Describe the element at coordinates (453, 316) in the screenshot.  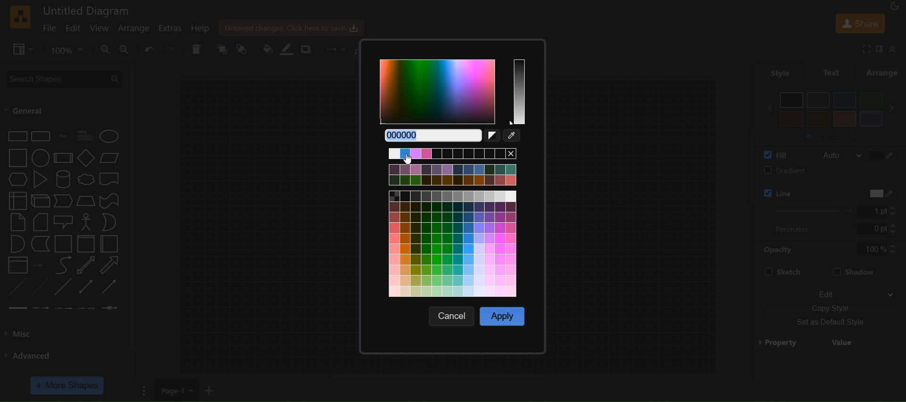
I see `cencle` at that location.